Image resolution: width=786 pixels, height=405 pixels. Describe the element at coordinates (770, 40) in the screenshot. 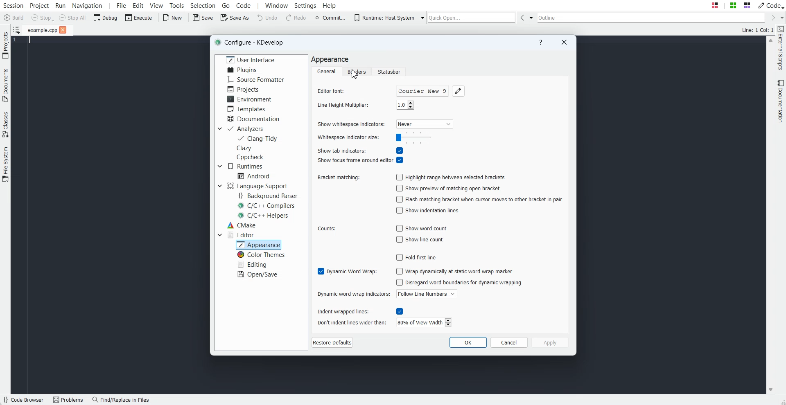

I see `Scroll up` at that location.